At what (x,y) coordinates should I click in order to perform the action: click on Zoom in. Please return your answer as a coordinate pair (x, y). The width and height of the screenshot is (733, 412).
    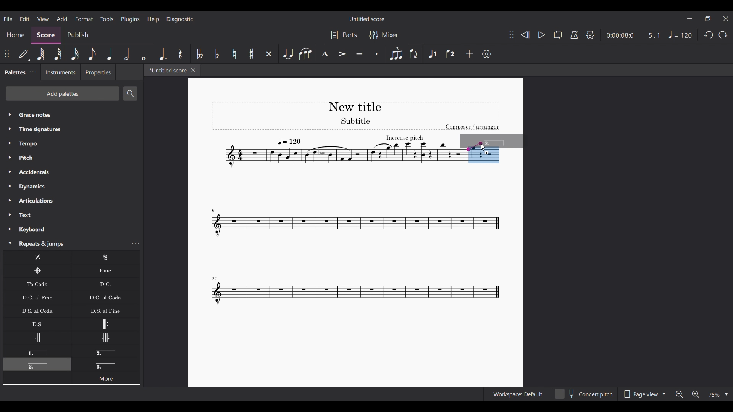
    Looking at the image, I should click on (696, 394).